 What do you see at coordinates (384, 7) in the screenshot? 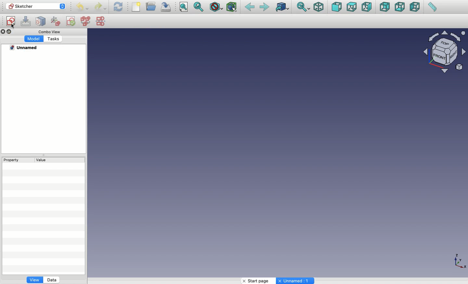
I see `Rear` at bounding box center [384, 7].